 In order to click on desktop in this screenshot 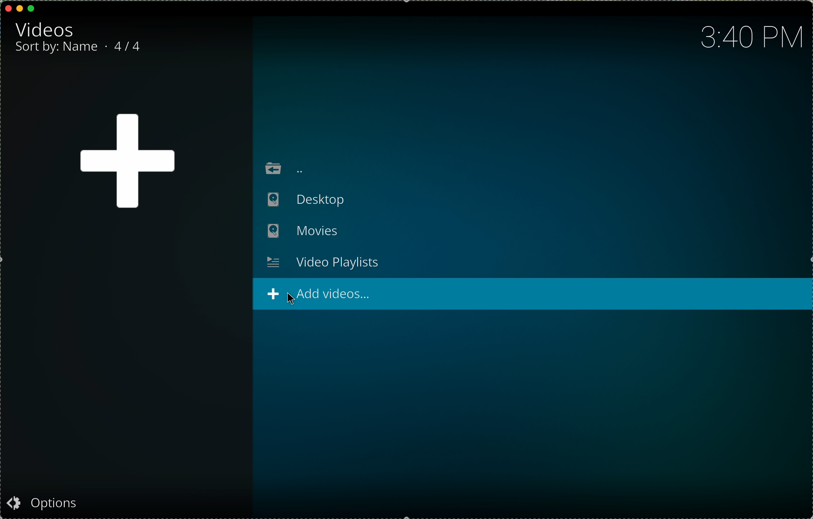, I will do `click(299, 199)`.